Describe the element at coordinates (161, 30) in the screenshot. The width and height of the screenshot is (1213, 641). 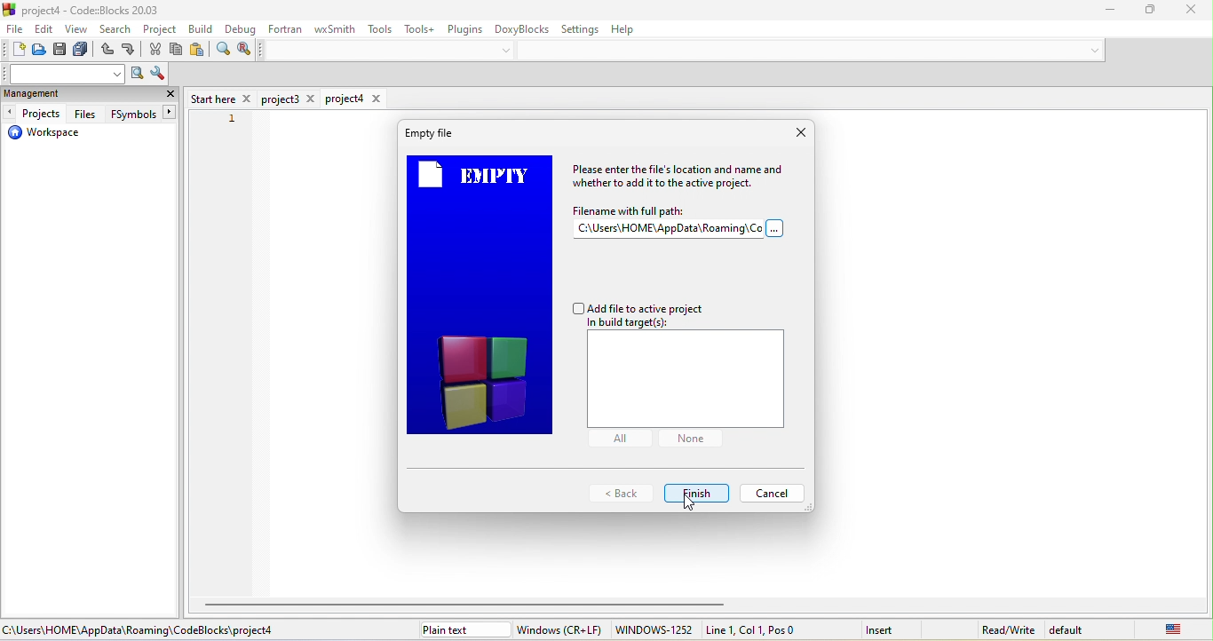
I see `project` at that location.